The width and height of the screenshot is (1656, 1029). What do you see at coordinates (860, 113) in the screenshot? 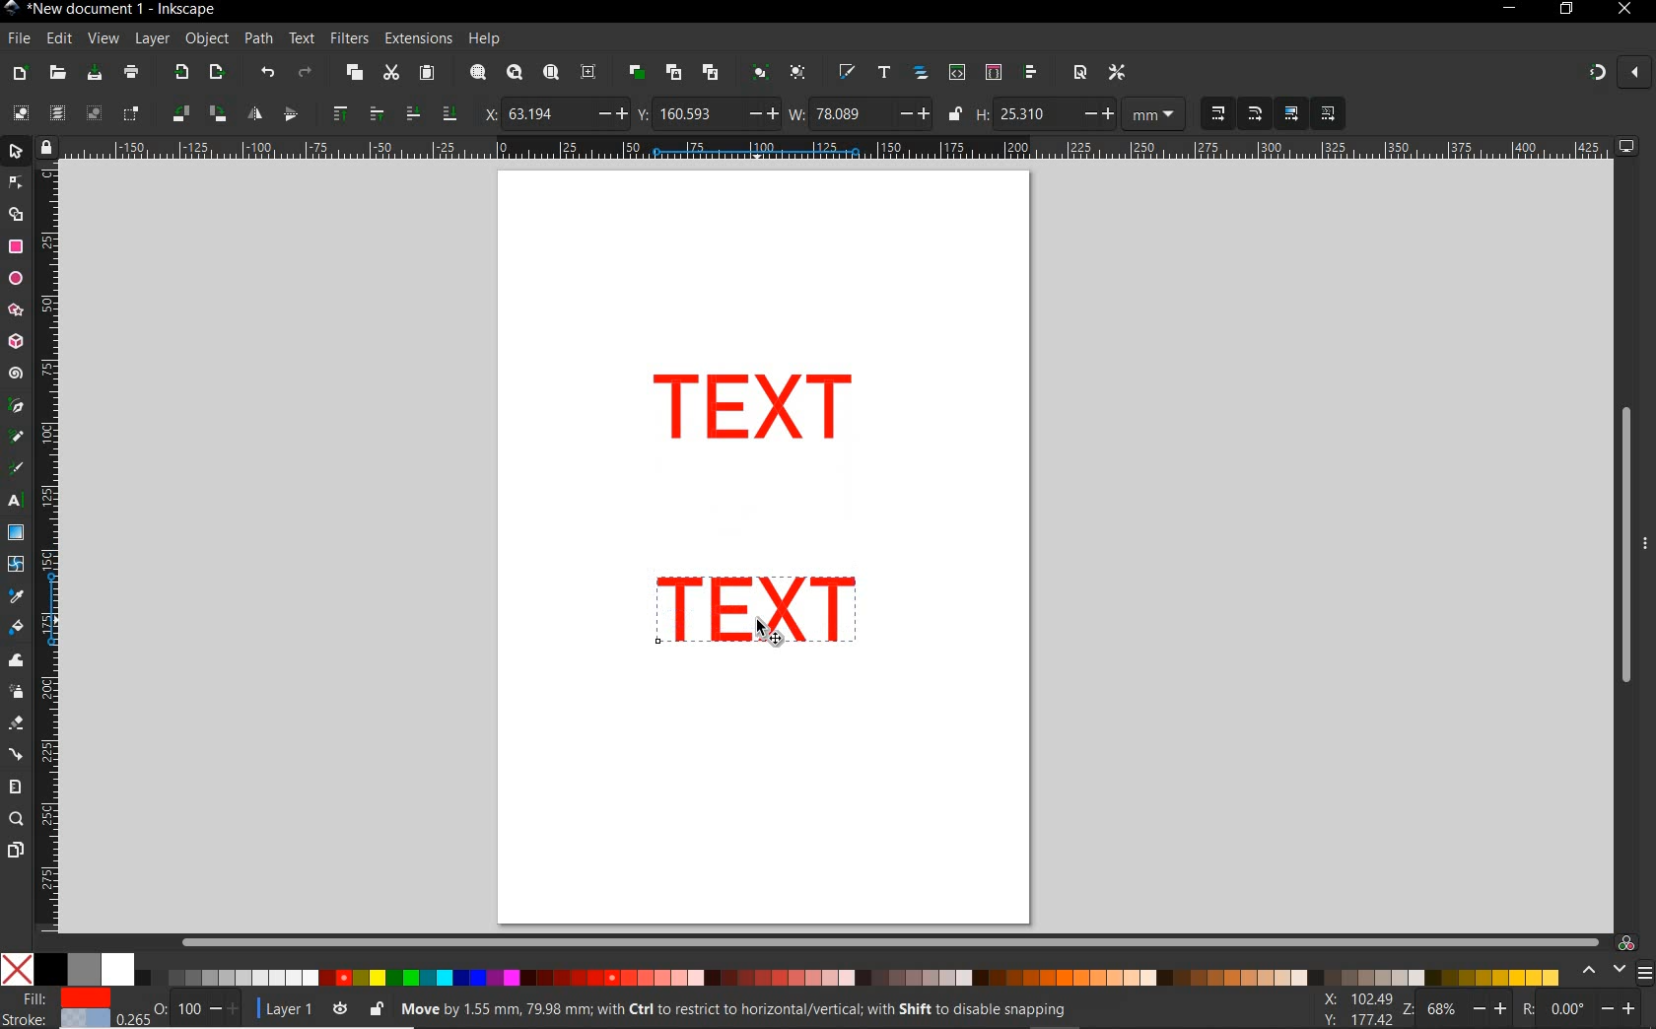
I see `width of selection` at bounding box center [860, 113].